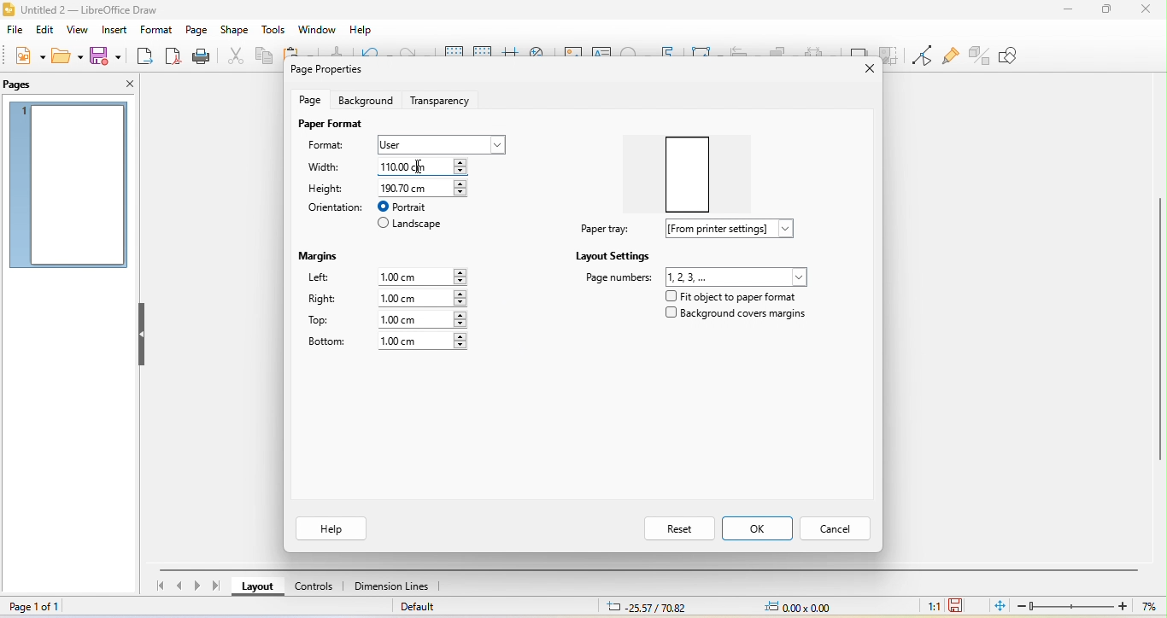 This screenshot has height=618, width=1167. Describe the element at coordinates (113, 31) in the screenshot. I see `insert` at that location.